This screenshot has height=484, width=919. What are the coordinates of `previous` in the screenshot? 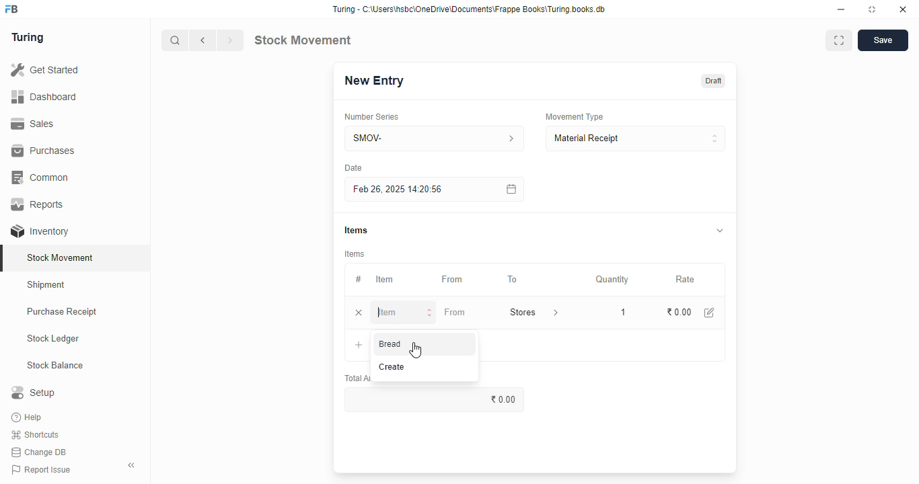 It's located at (203, 40).